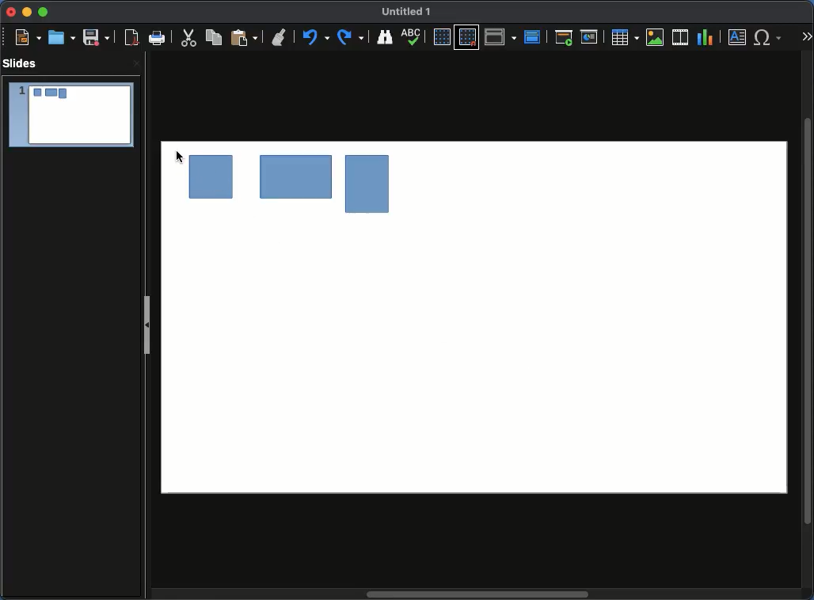 Image resolution: width=814 pixels, height=600 pixels. Describe the element at coordinates (655, 37) in the screenshot. I see `Insert image` at that location.